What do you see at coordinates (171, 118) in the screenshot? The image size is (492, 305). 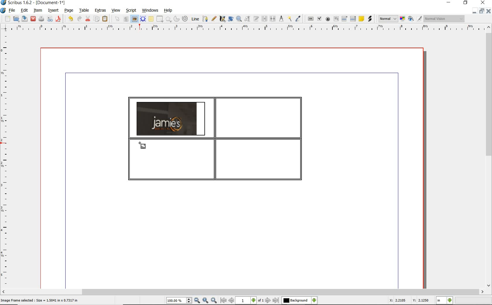 I see `image added` at bounding box center [171, 118].